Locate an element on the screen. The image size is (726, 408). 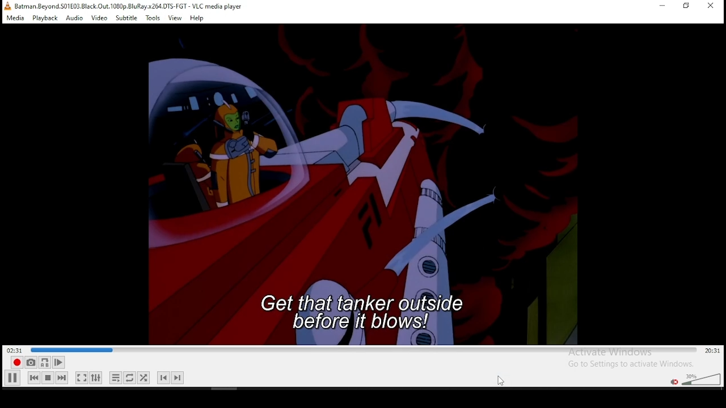
take a snapshot is located at coordinates (31, 362).